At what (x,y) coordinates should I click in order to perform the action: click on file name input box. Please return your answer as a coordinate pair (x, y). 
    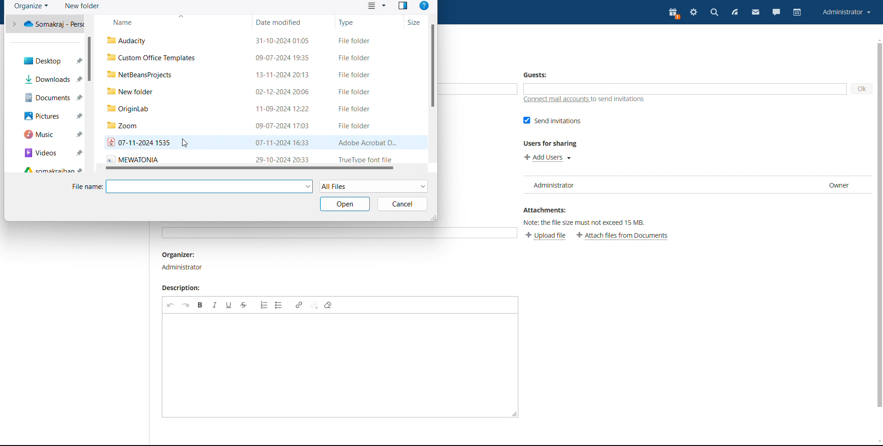
    Looking at the image, I should click on (211, 188).